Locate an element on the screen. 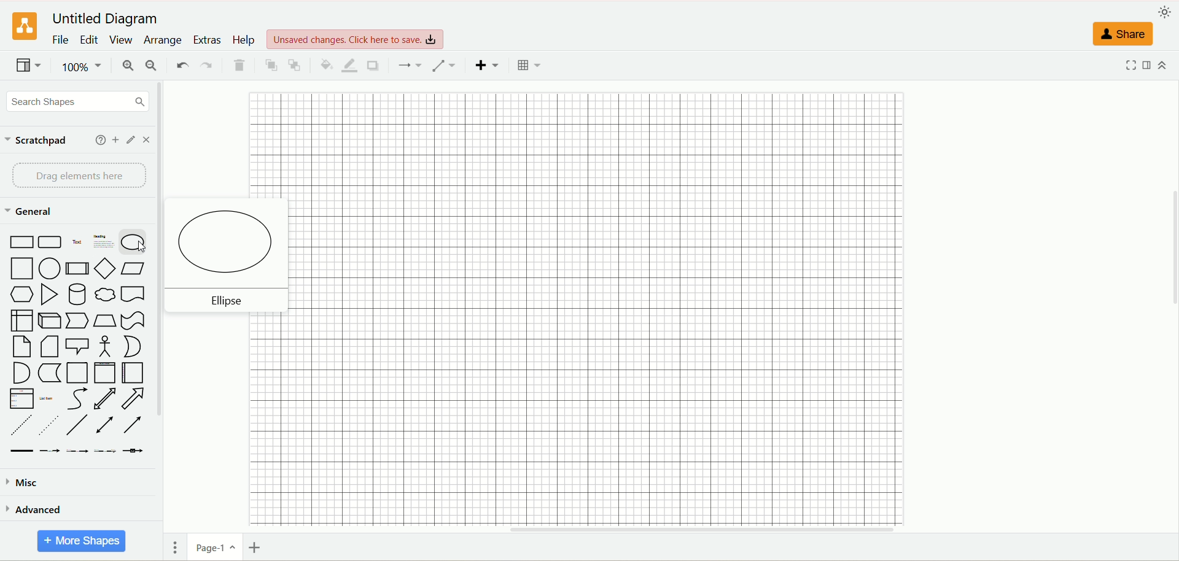 This screenshot has height=561, width=1179. view is located at coordinates (123, 39).